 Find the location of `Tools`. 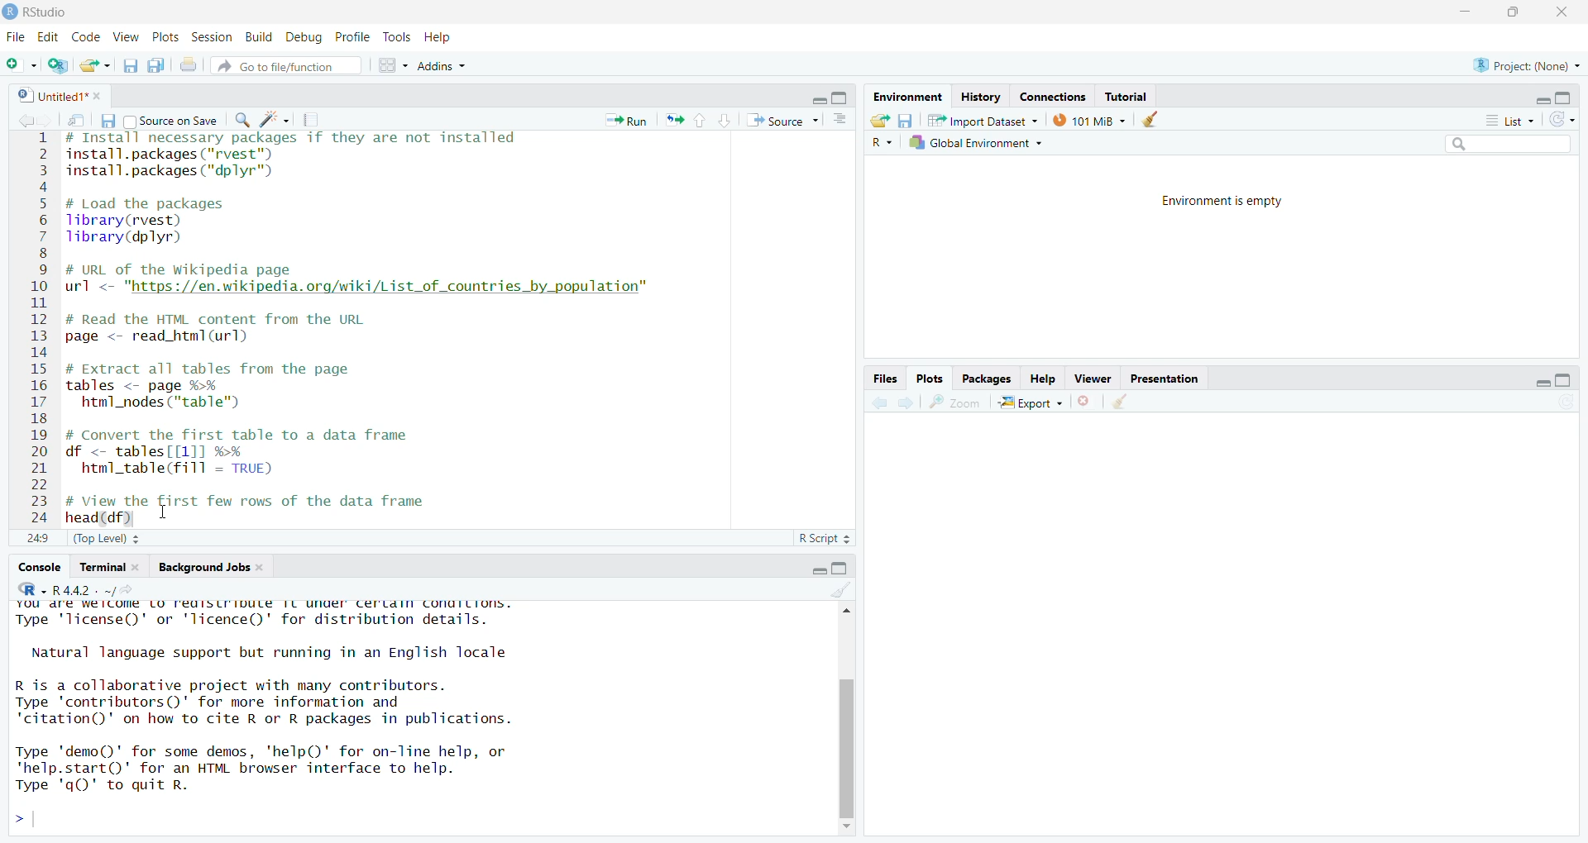

Tools is located at coordinates (398, 36).